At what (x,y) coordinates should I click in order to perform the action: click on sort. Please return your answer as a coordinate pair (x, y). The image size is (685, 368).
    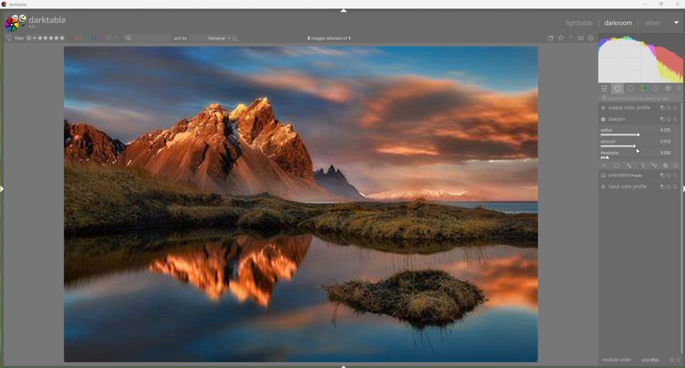
    Looking at the image, I should click on (237, 38).